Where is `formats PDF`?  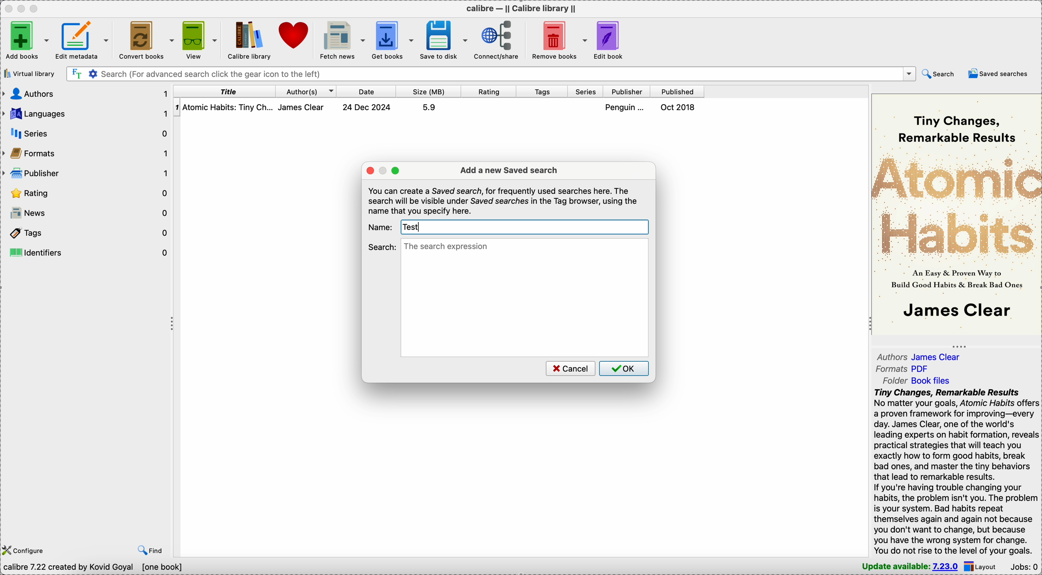 formats PDF is located at coordinates (903, 370).